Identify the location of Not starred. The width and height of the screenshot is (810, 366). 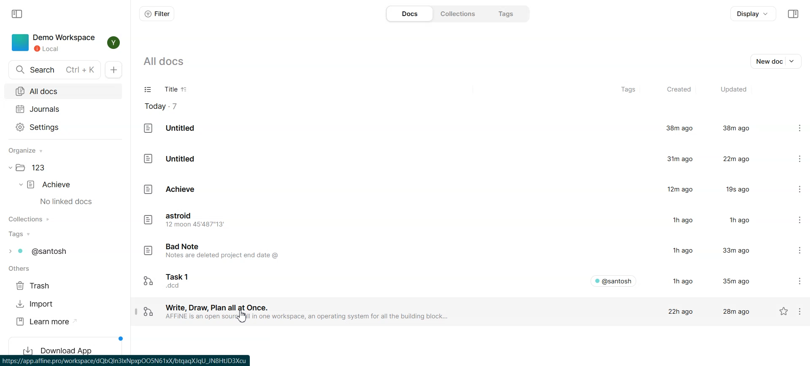
(784, 312).